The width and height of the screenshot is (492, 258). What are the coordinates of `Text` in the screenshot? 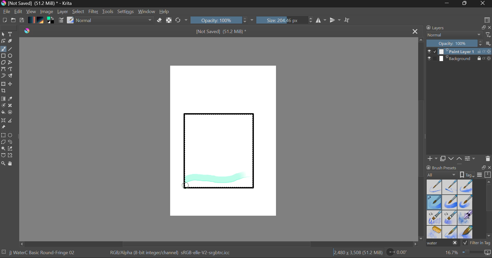 It's located at (11, 34).